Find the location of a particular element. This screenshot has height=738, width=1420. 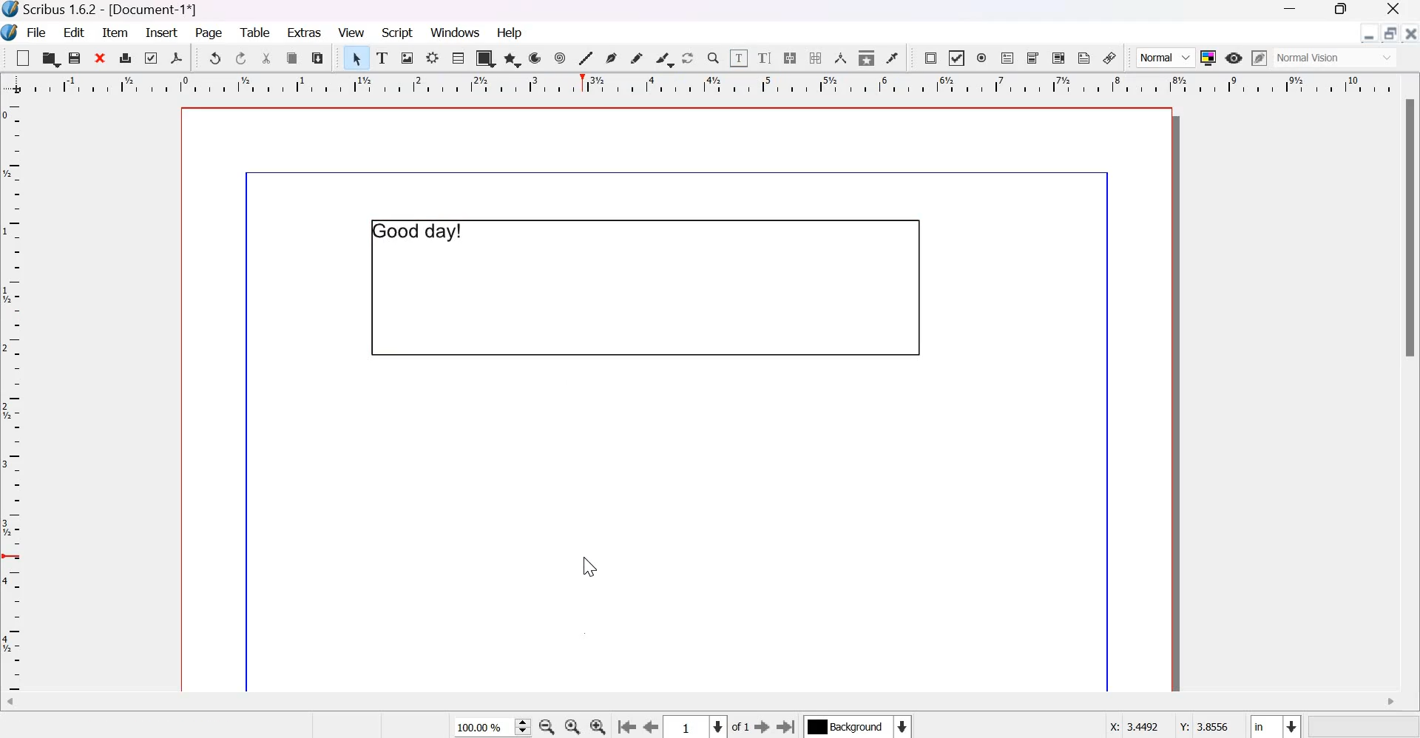

Eye dropper is located at coordinates (892, 58).